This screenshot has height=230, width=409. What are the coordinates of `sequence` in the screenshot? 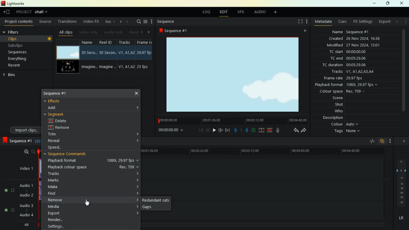 It's located at (17, 141).